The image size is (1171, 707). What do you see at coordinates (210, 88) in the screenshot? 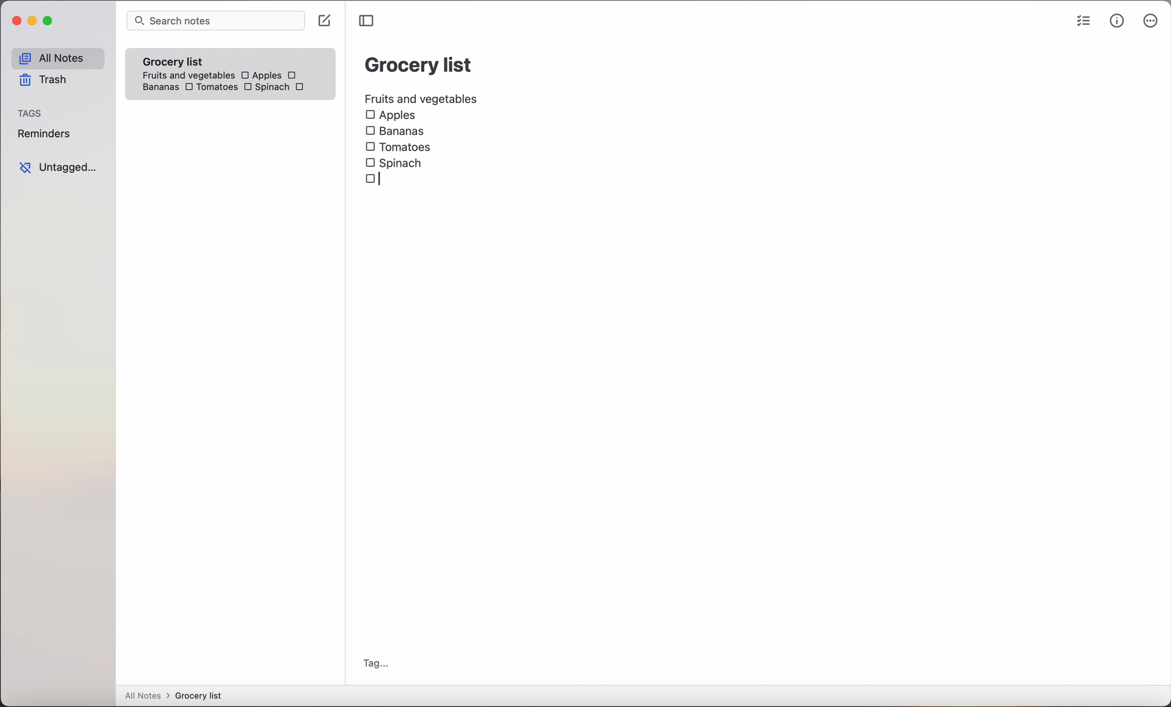
I see `Tomatoes checkbox` at bounding box center [210, 88].